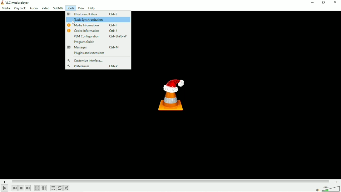 This screenshot has height=192, width=341. I want to click on Media, so click(6, 8).